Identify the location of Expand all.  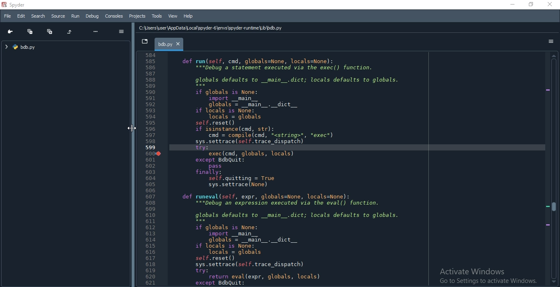
(50, 31).